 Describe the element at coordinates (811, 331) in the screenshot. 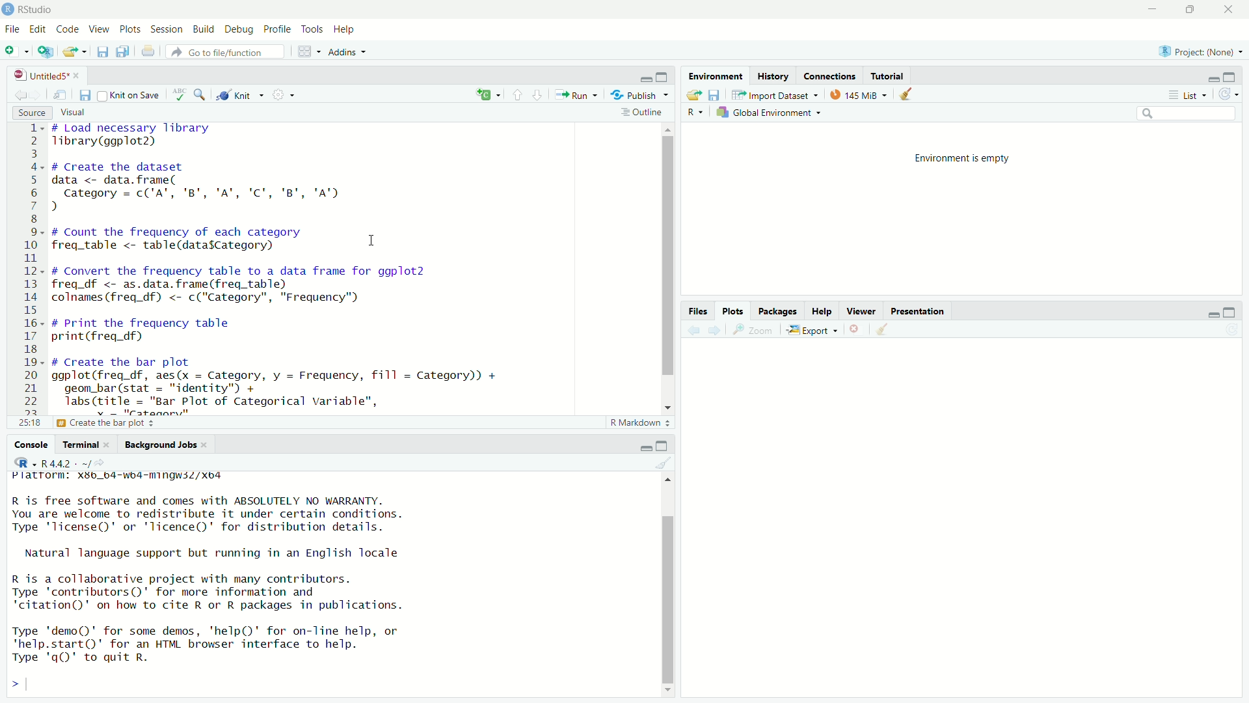

I see `export` at that location.